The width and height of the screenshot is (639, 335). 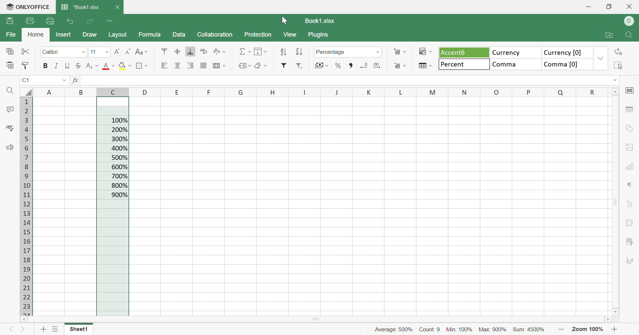 I want to click on Print, so click(x=29, y=21).